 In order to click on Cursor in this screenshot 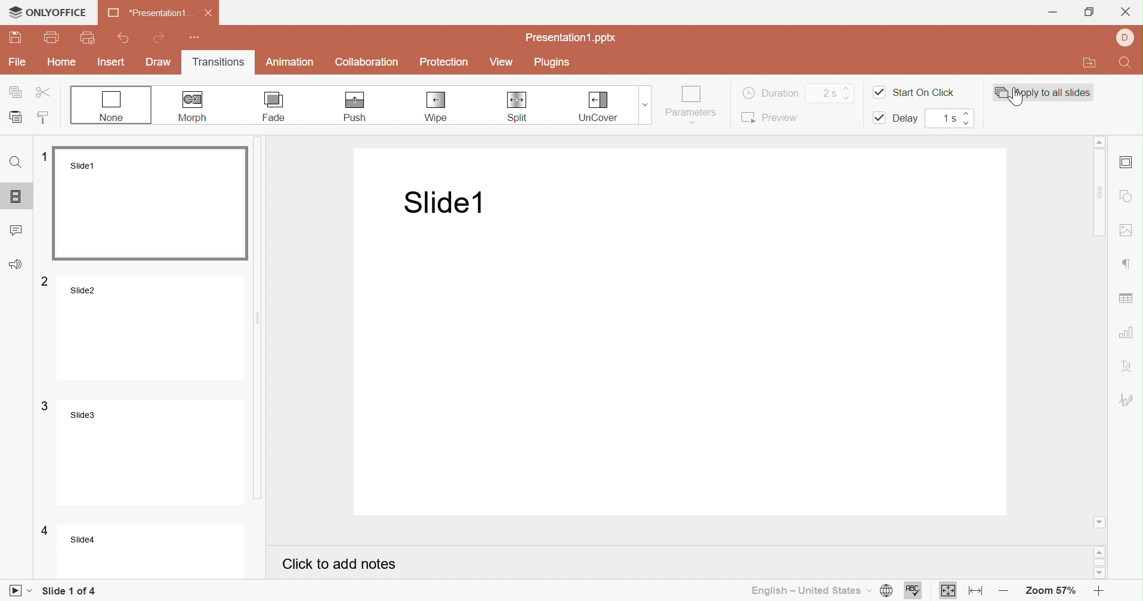, I will do `click(1012, 93)`.